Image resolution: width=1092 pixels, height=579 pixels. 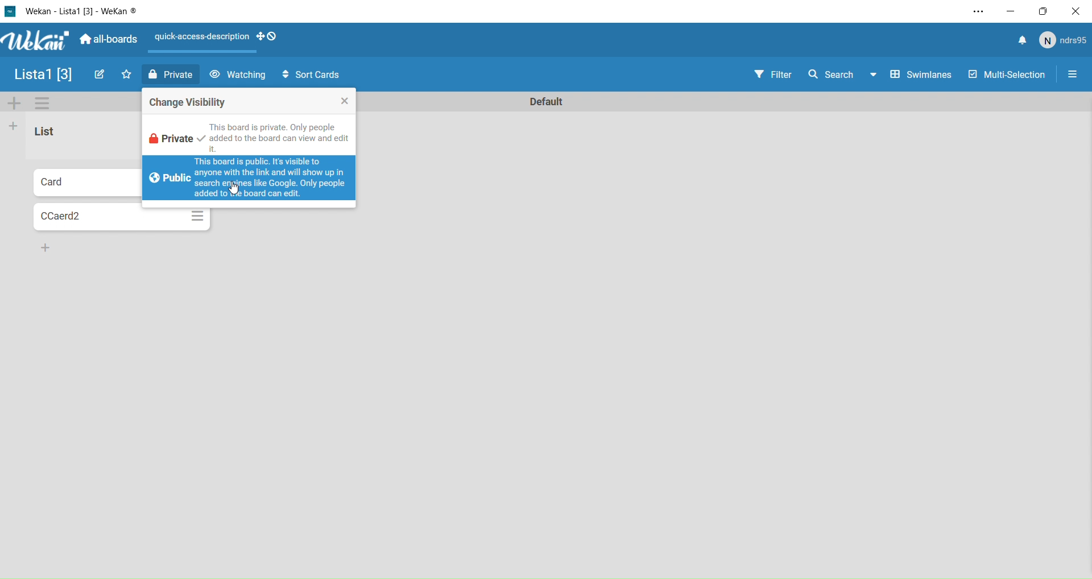 What do you see at coordinates (1061, 40) in the screenshot?
I see `User` at bounding box center [1061, 40].